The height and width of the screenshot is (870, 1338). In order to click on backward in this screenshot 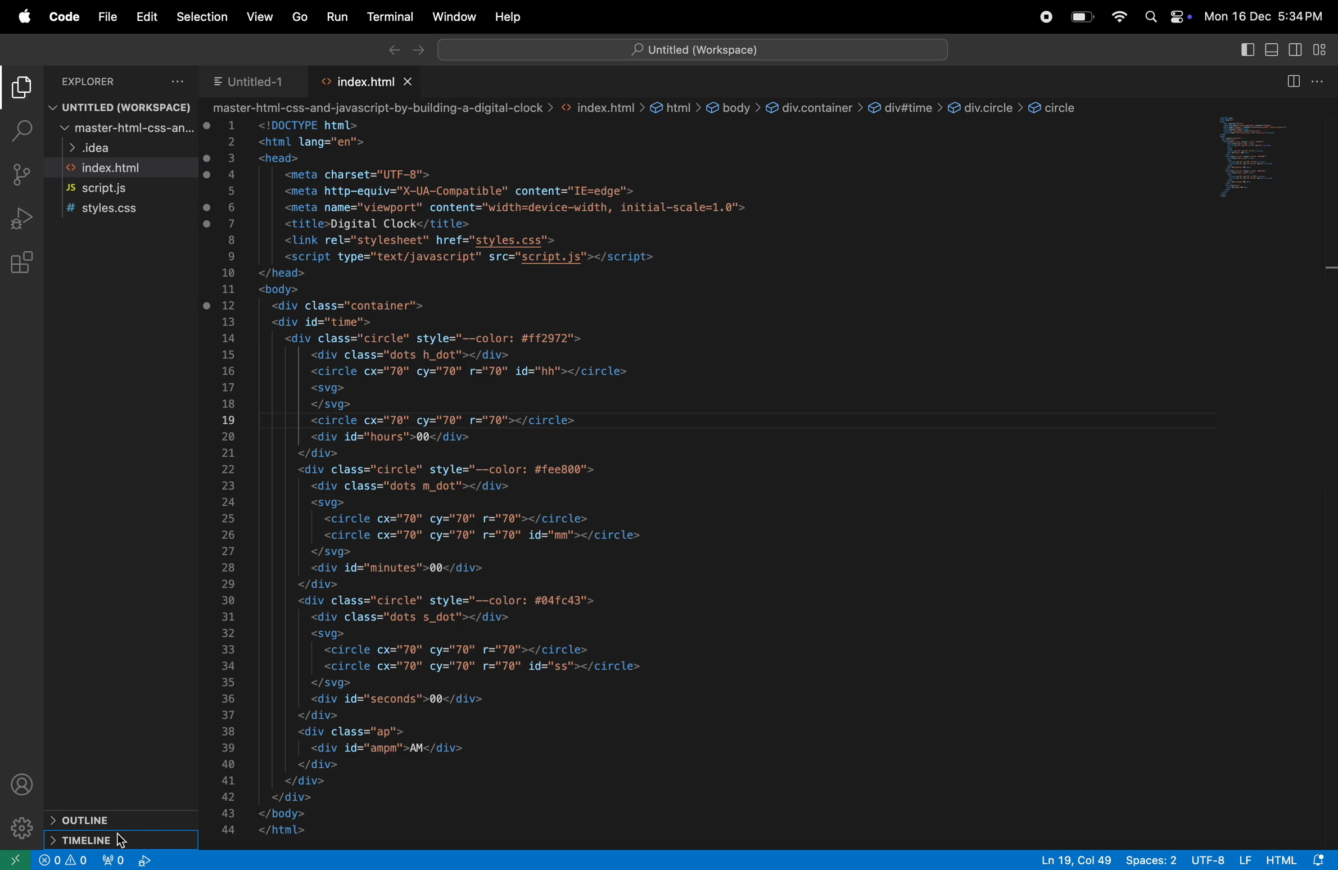, I will do `click(392, 49)`.